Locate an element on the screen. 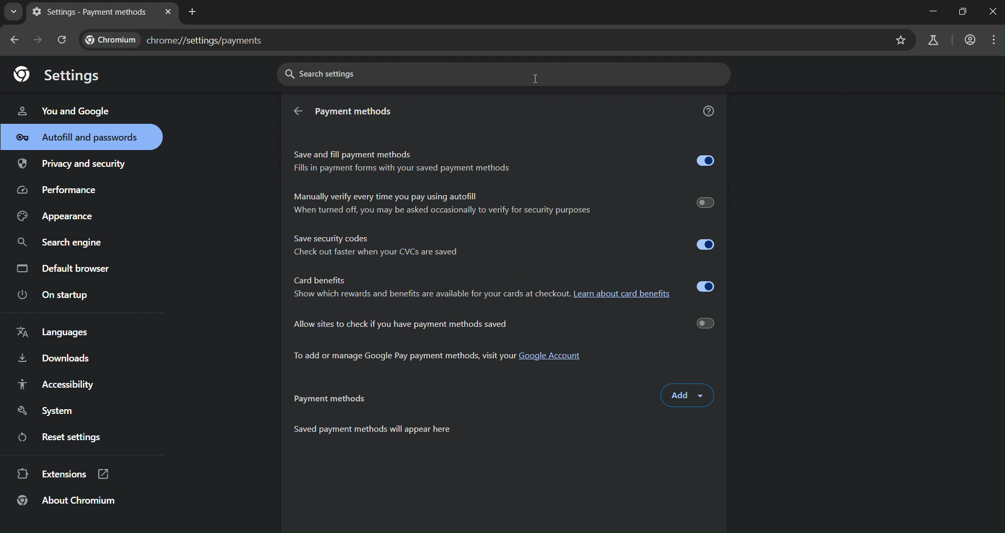 This screenshot has width=1005, height=533. system is located at coordinates (50, 409).